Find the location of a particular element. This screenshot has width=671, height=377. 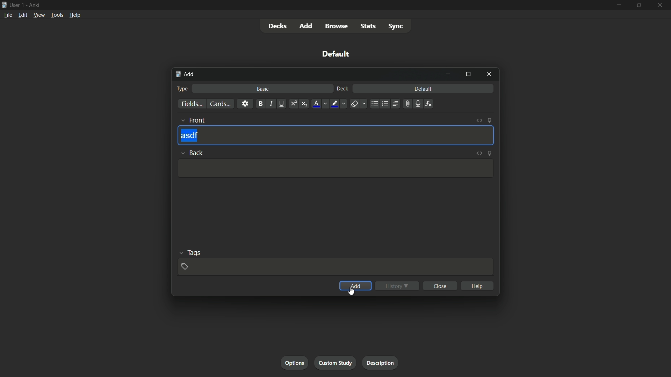

minimize is located at coordinates (619, 5).